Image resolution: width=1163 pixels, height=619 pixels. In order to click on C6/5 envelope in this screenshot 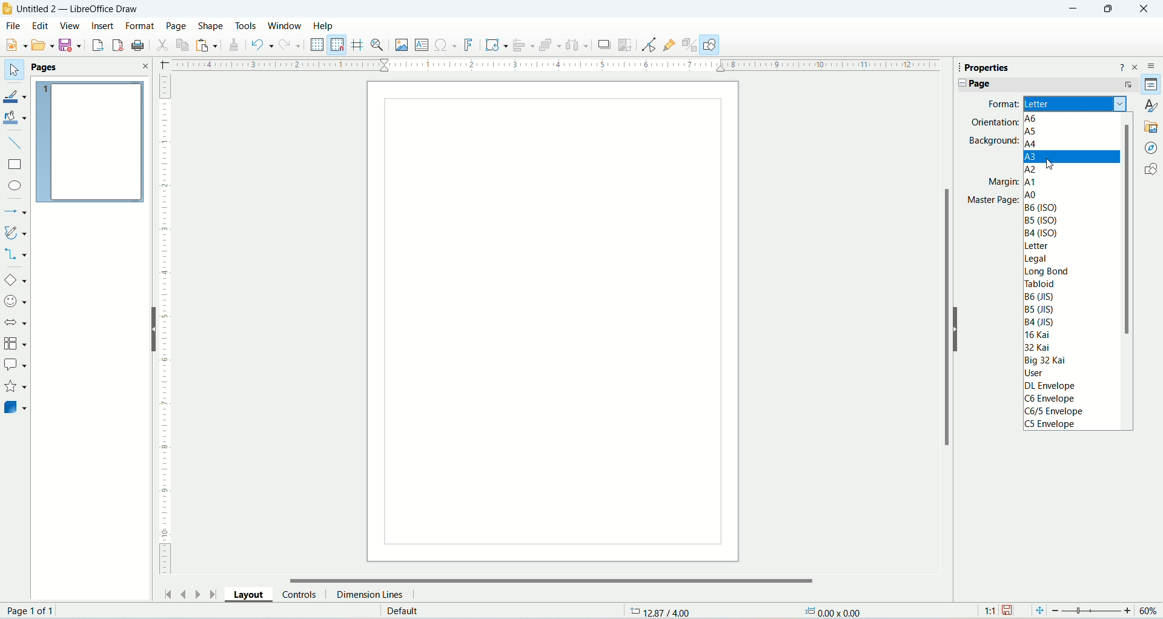, I will do `click(1055, 411)`.